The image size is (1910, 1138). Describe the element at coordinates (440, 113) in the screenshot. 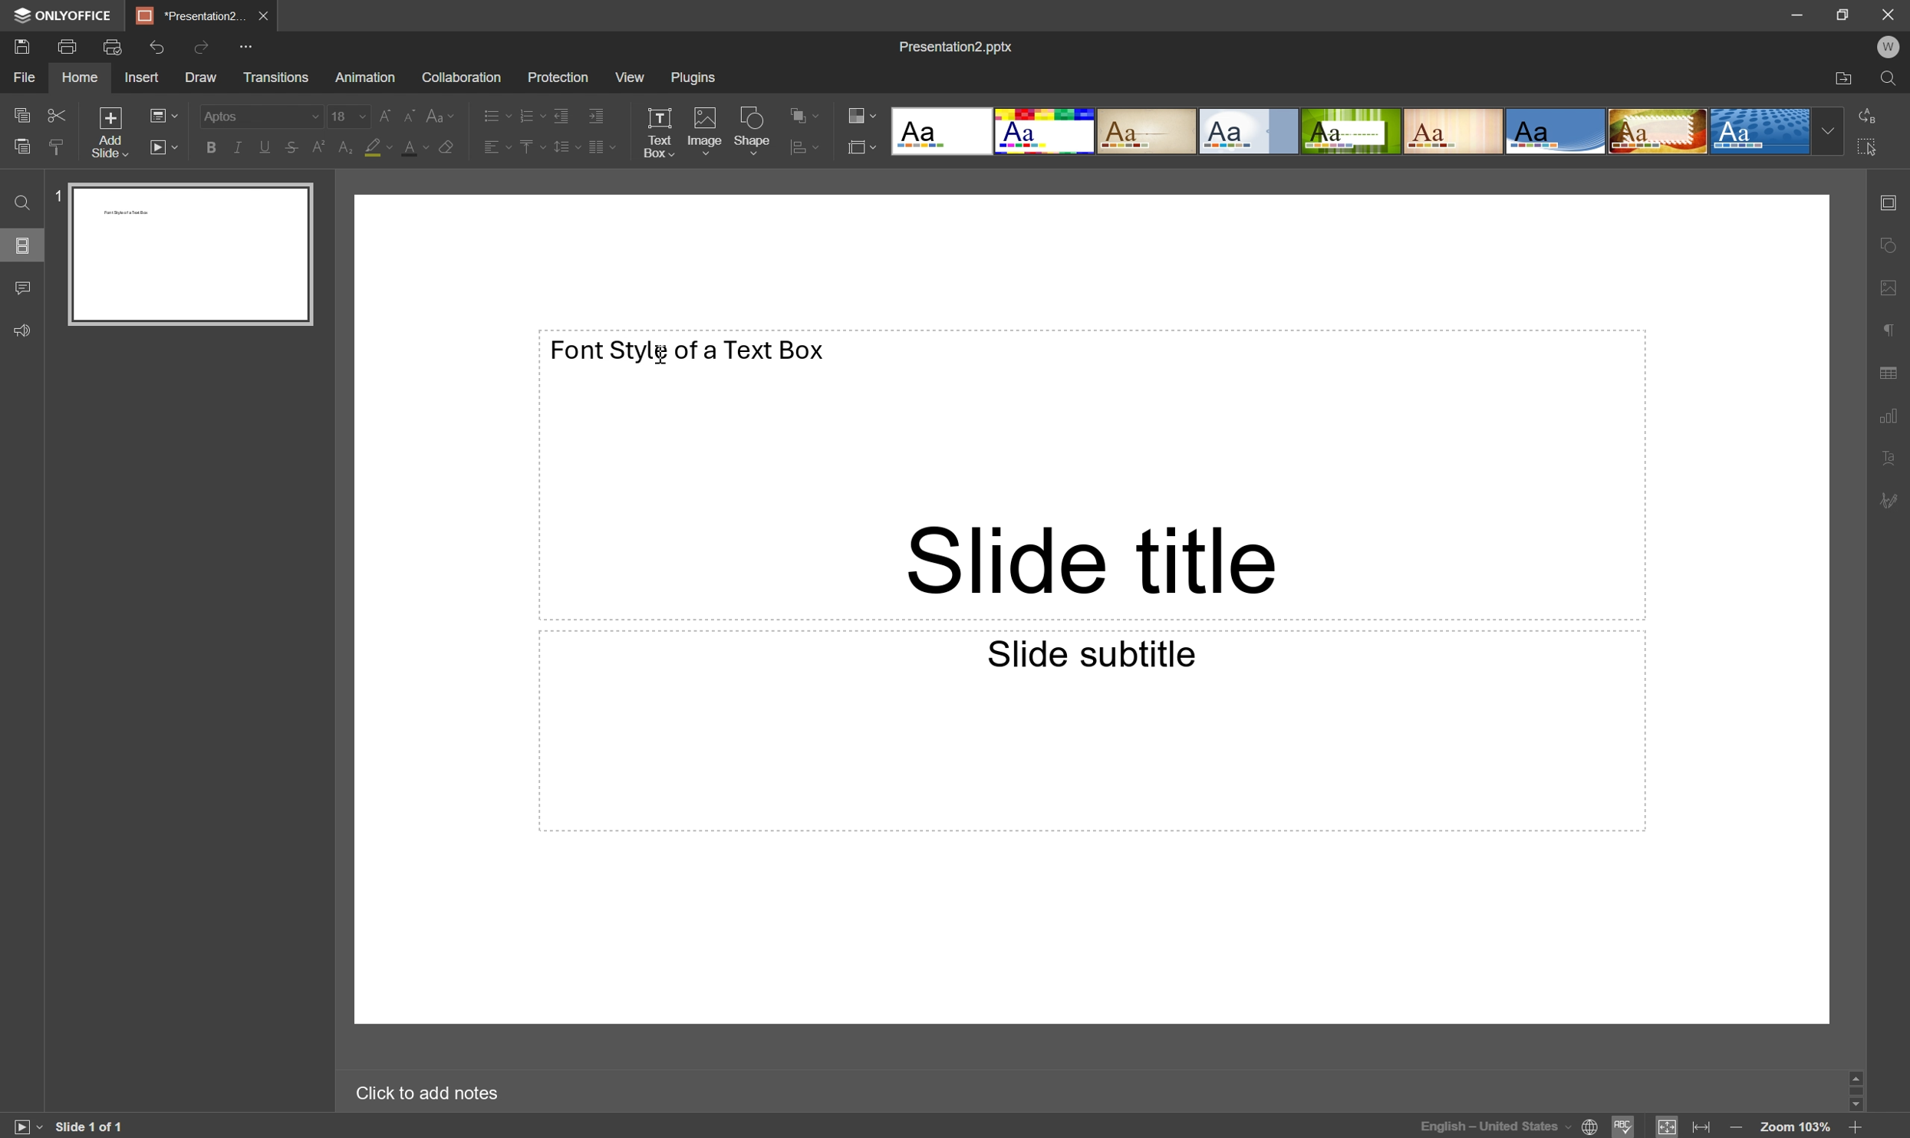

I see `Change case` at that location.